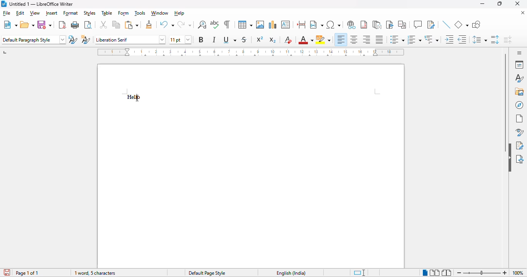 This screenshot has width=527, height=277. What do you see at coordinates (260, 40) in the screenshot?
I see `superscript` at bounding box center [260, 40].